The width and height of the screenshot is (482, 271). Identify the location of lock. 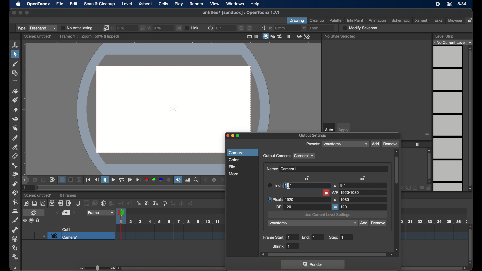
(326, 192).